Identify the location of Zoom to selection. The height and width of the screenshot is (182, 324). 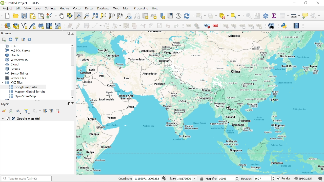
(103, 16).